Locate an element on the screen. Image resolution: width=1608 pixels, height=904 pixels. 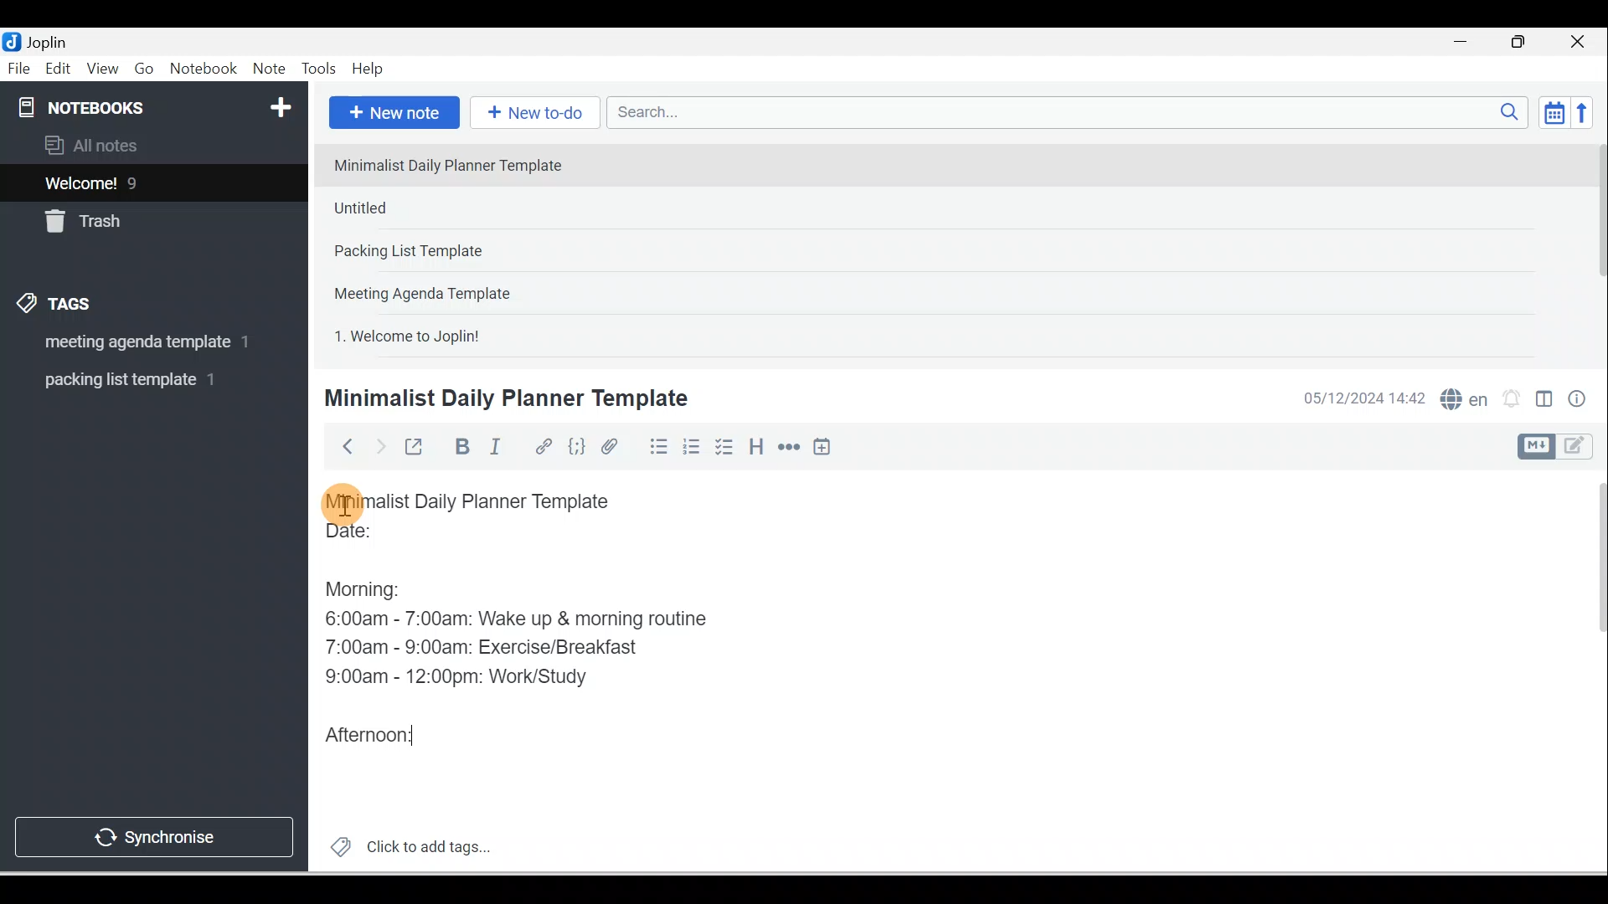
Search bar is located at coordinates (1073, 112).